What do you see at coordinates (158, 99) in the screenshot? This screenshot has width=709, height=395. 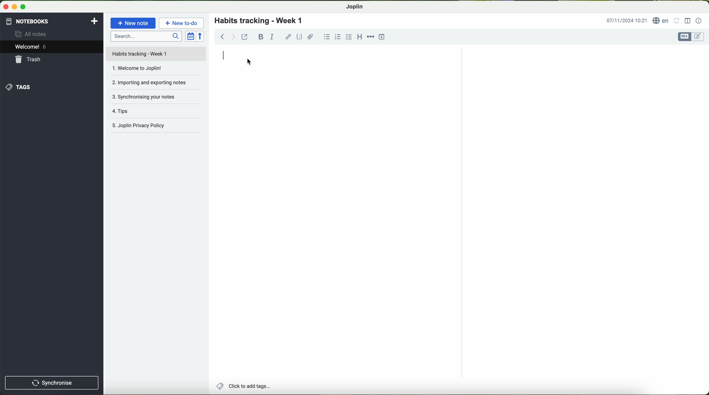 I see `synchronising your notes` at bounding box center [158, 99].